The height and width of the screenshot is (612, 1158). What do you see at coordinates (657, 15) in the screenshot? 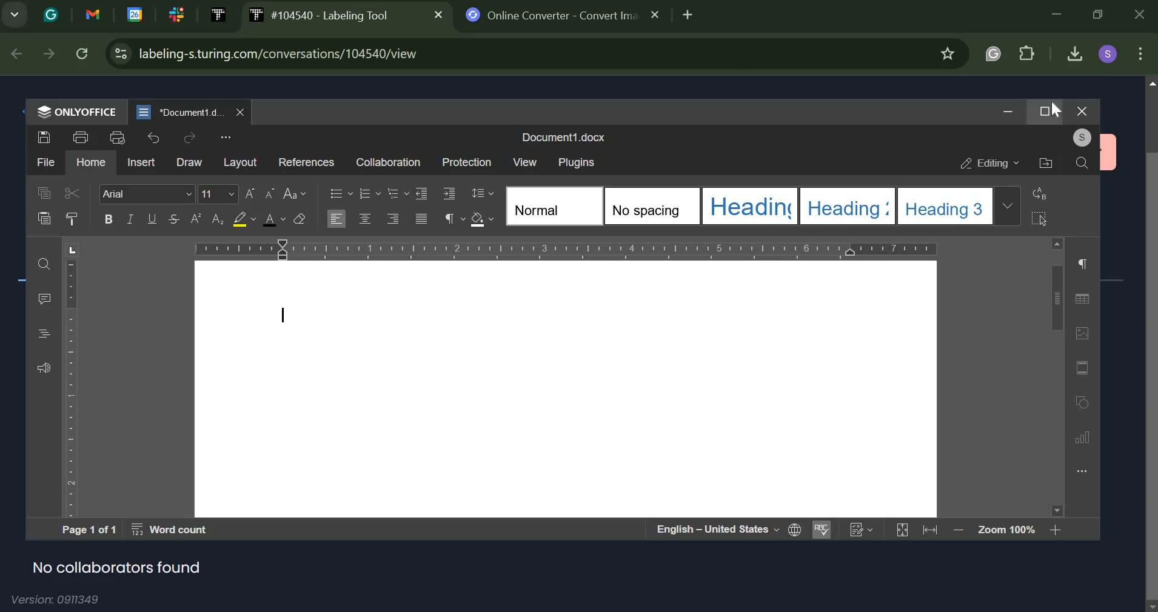
I see `close tab` at bounding box center [657, 15].